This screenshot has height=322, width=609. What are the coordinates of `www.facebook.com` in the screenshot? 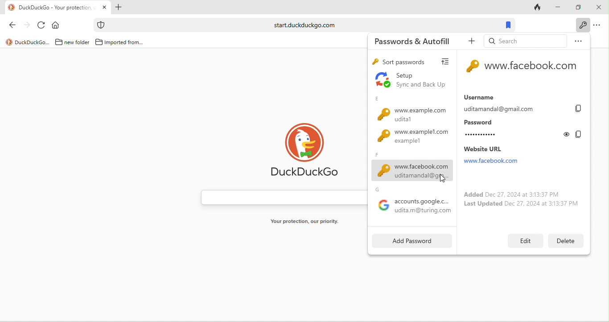 It's located at (533, 68).